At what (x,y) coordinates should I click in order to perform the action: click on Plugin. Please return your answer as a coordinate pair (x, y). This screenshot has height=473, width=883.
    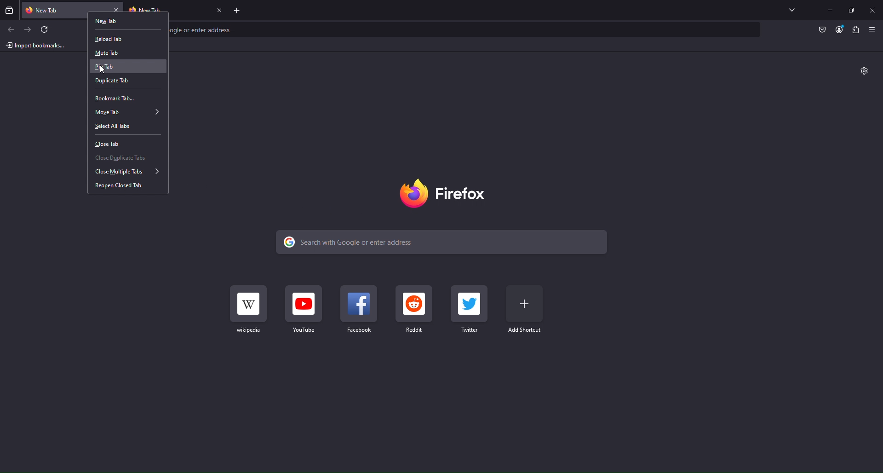
    Looking at the image, I should click on (857, 30).